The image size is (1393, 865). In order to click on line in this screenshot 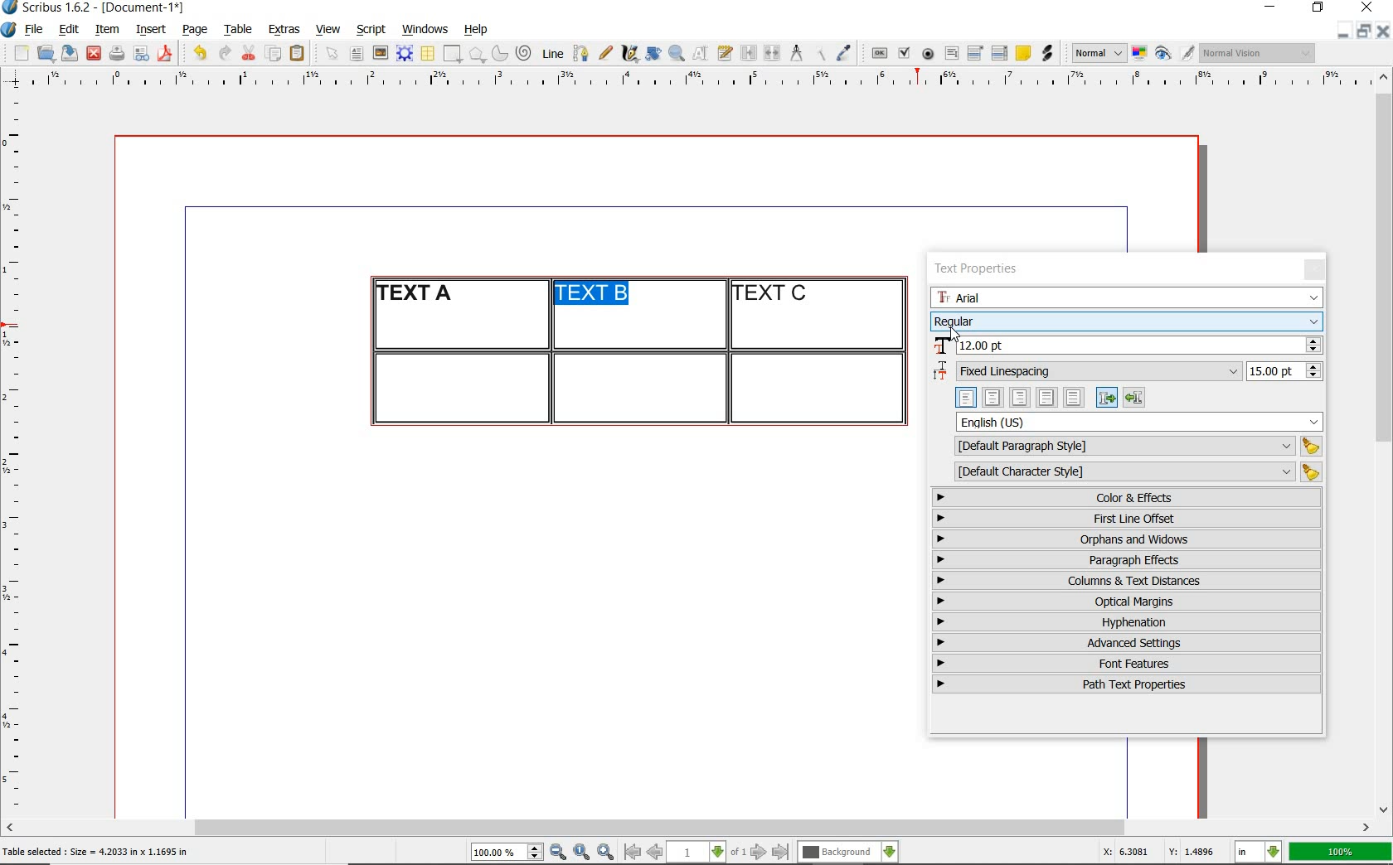, I will do `click(551, 53)`.